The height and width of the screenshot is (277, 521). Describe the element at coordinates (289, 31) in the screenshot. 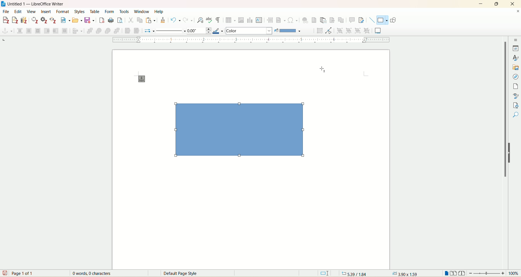

I see `fill color` at that location.